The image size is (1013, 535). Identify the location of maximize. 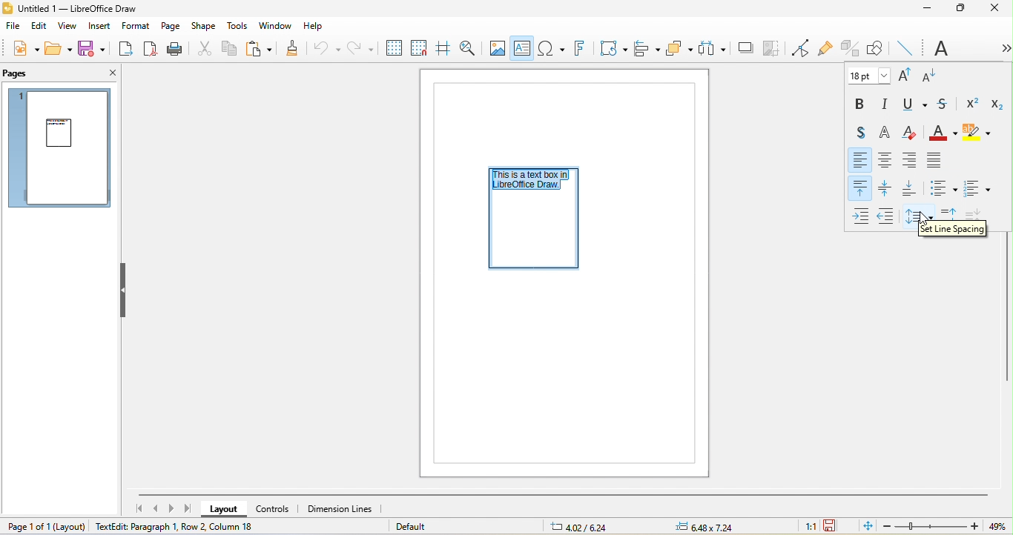
(963, 9).